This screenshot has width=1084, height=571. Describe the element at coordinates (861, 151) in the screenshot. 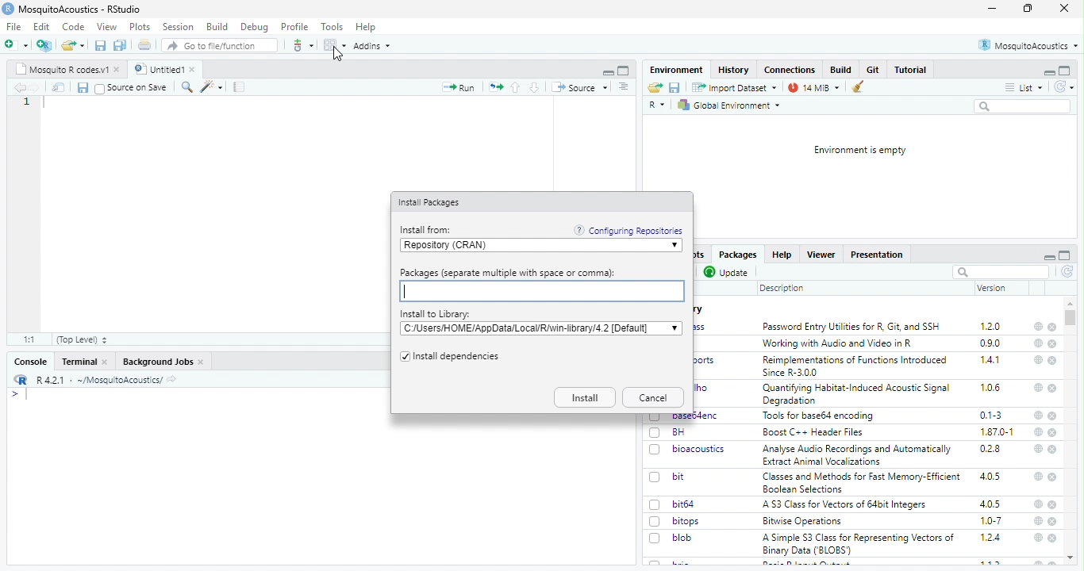

I see `Environment is empty` at that location.